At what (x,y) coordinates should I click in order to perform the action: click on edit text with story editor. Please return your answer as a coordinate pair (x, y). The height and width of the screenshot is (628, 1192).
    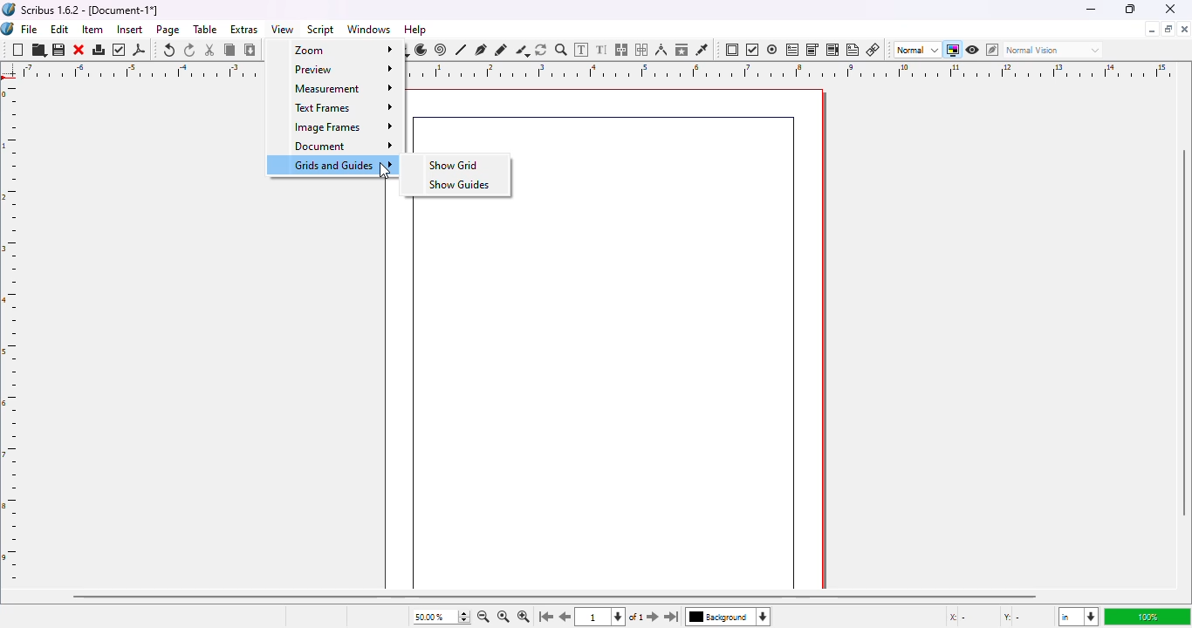
    Looking at the image, I should click on (602, 50).